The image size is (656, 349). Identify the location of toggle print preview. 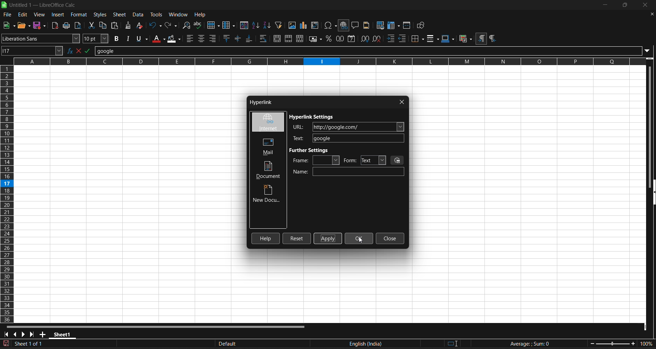
(79, 26).